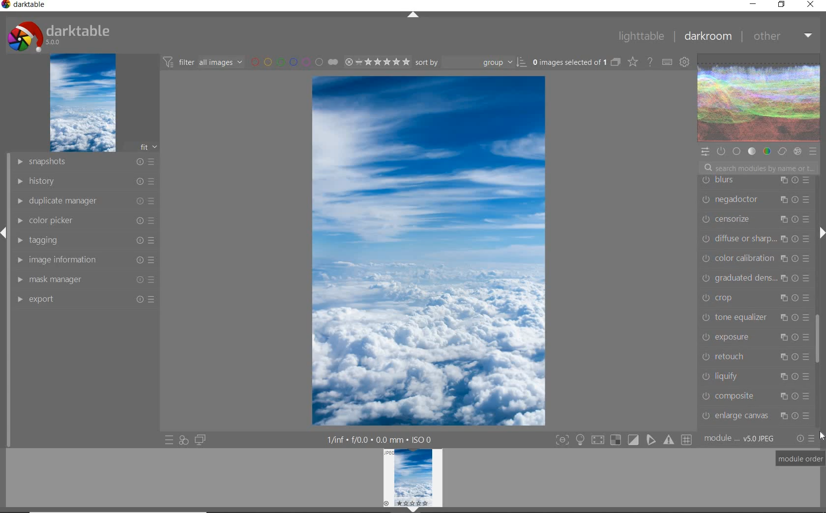 The height and width of the screenshot is (513, 826). What do you see at coordinates (200, 440) in the screenshot?
I see `DISPLAY A SECOND DARKROOM DISPLAY` at bounding box center [200, 440].